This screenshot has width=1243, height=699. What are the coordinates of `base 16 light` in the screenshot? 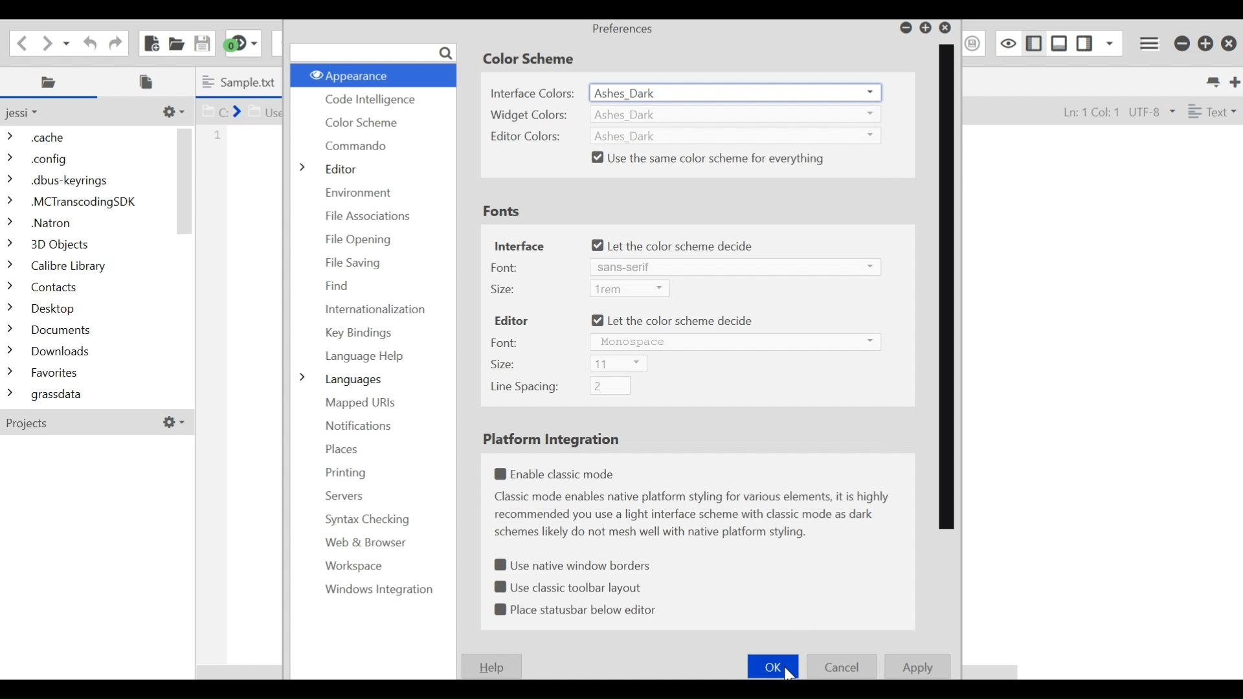 It's located at (733, 287).